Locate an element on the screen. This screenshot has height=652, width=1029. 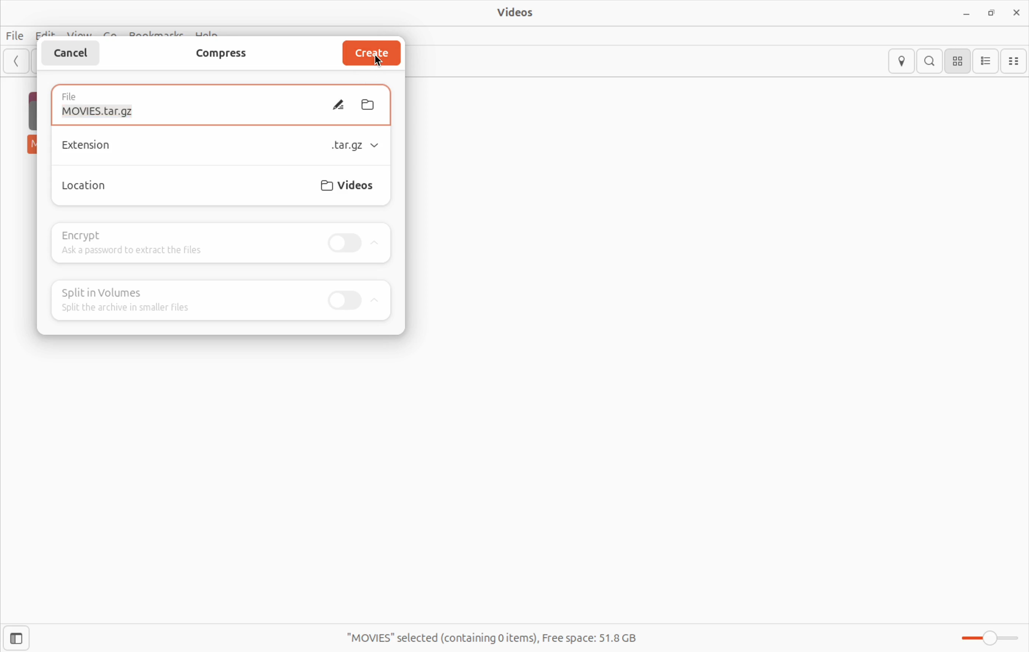
videos is located at coordinates (347, 186).